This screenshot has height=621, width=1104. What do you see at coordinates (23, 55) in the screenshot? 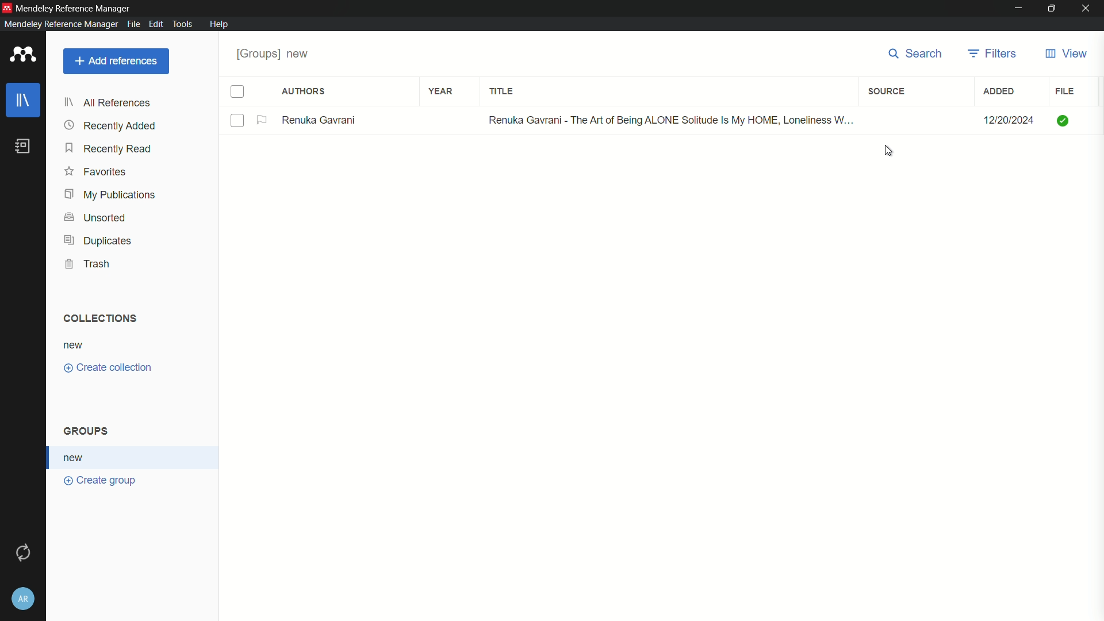
I see `app icon` at bounding box center [23, 55].